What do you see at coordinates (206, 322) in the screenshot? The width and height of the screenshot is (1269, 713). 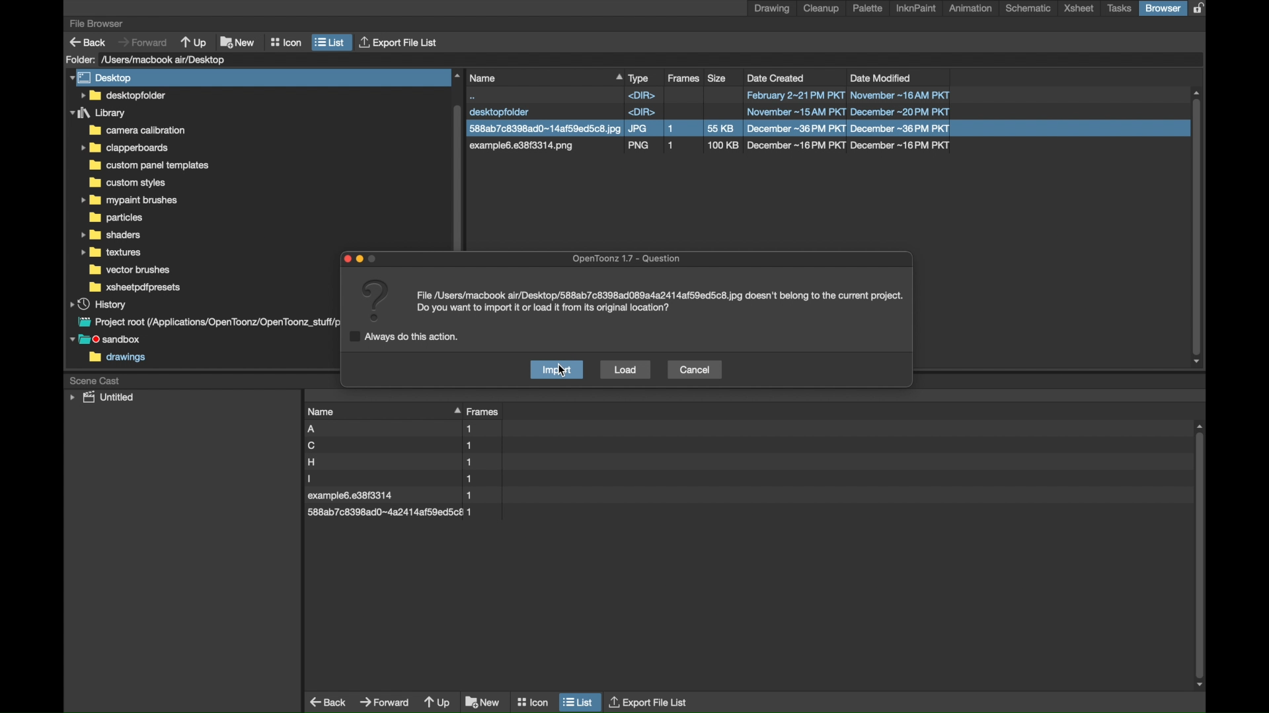 I see `project` at bounding box center [206, 322].